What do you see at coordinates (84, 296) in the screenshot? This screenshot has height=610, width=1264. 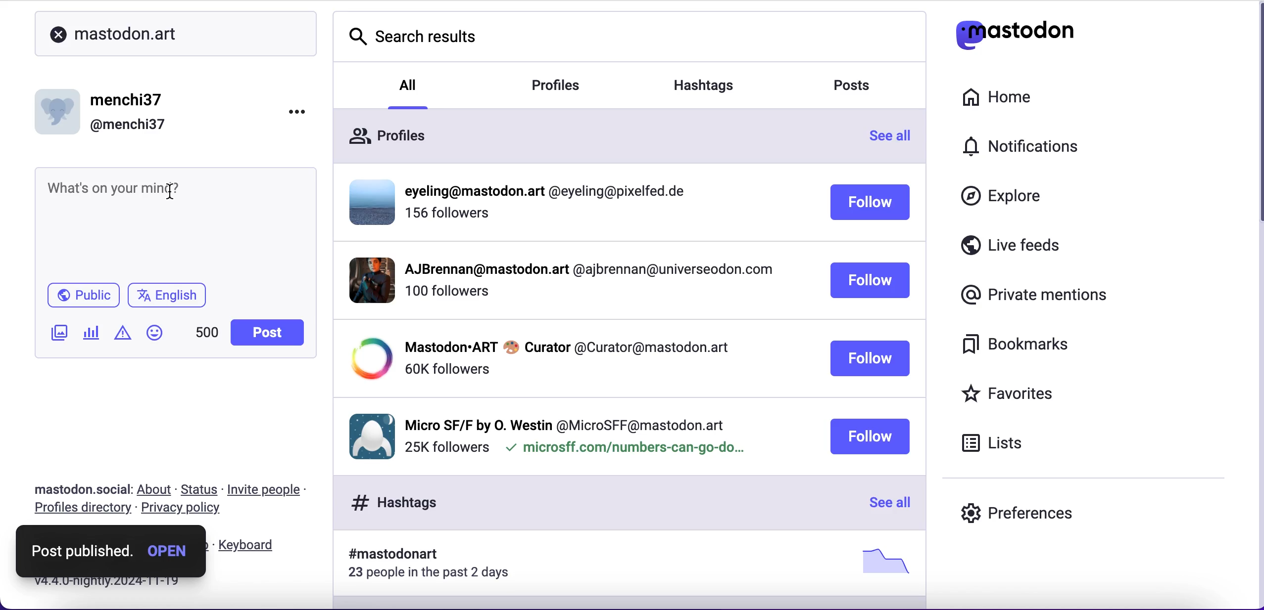 I see `public` at bounding box center [84, 296].